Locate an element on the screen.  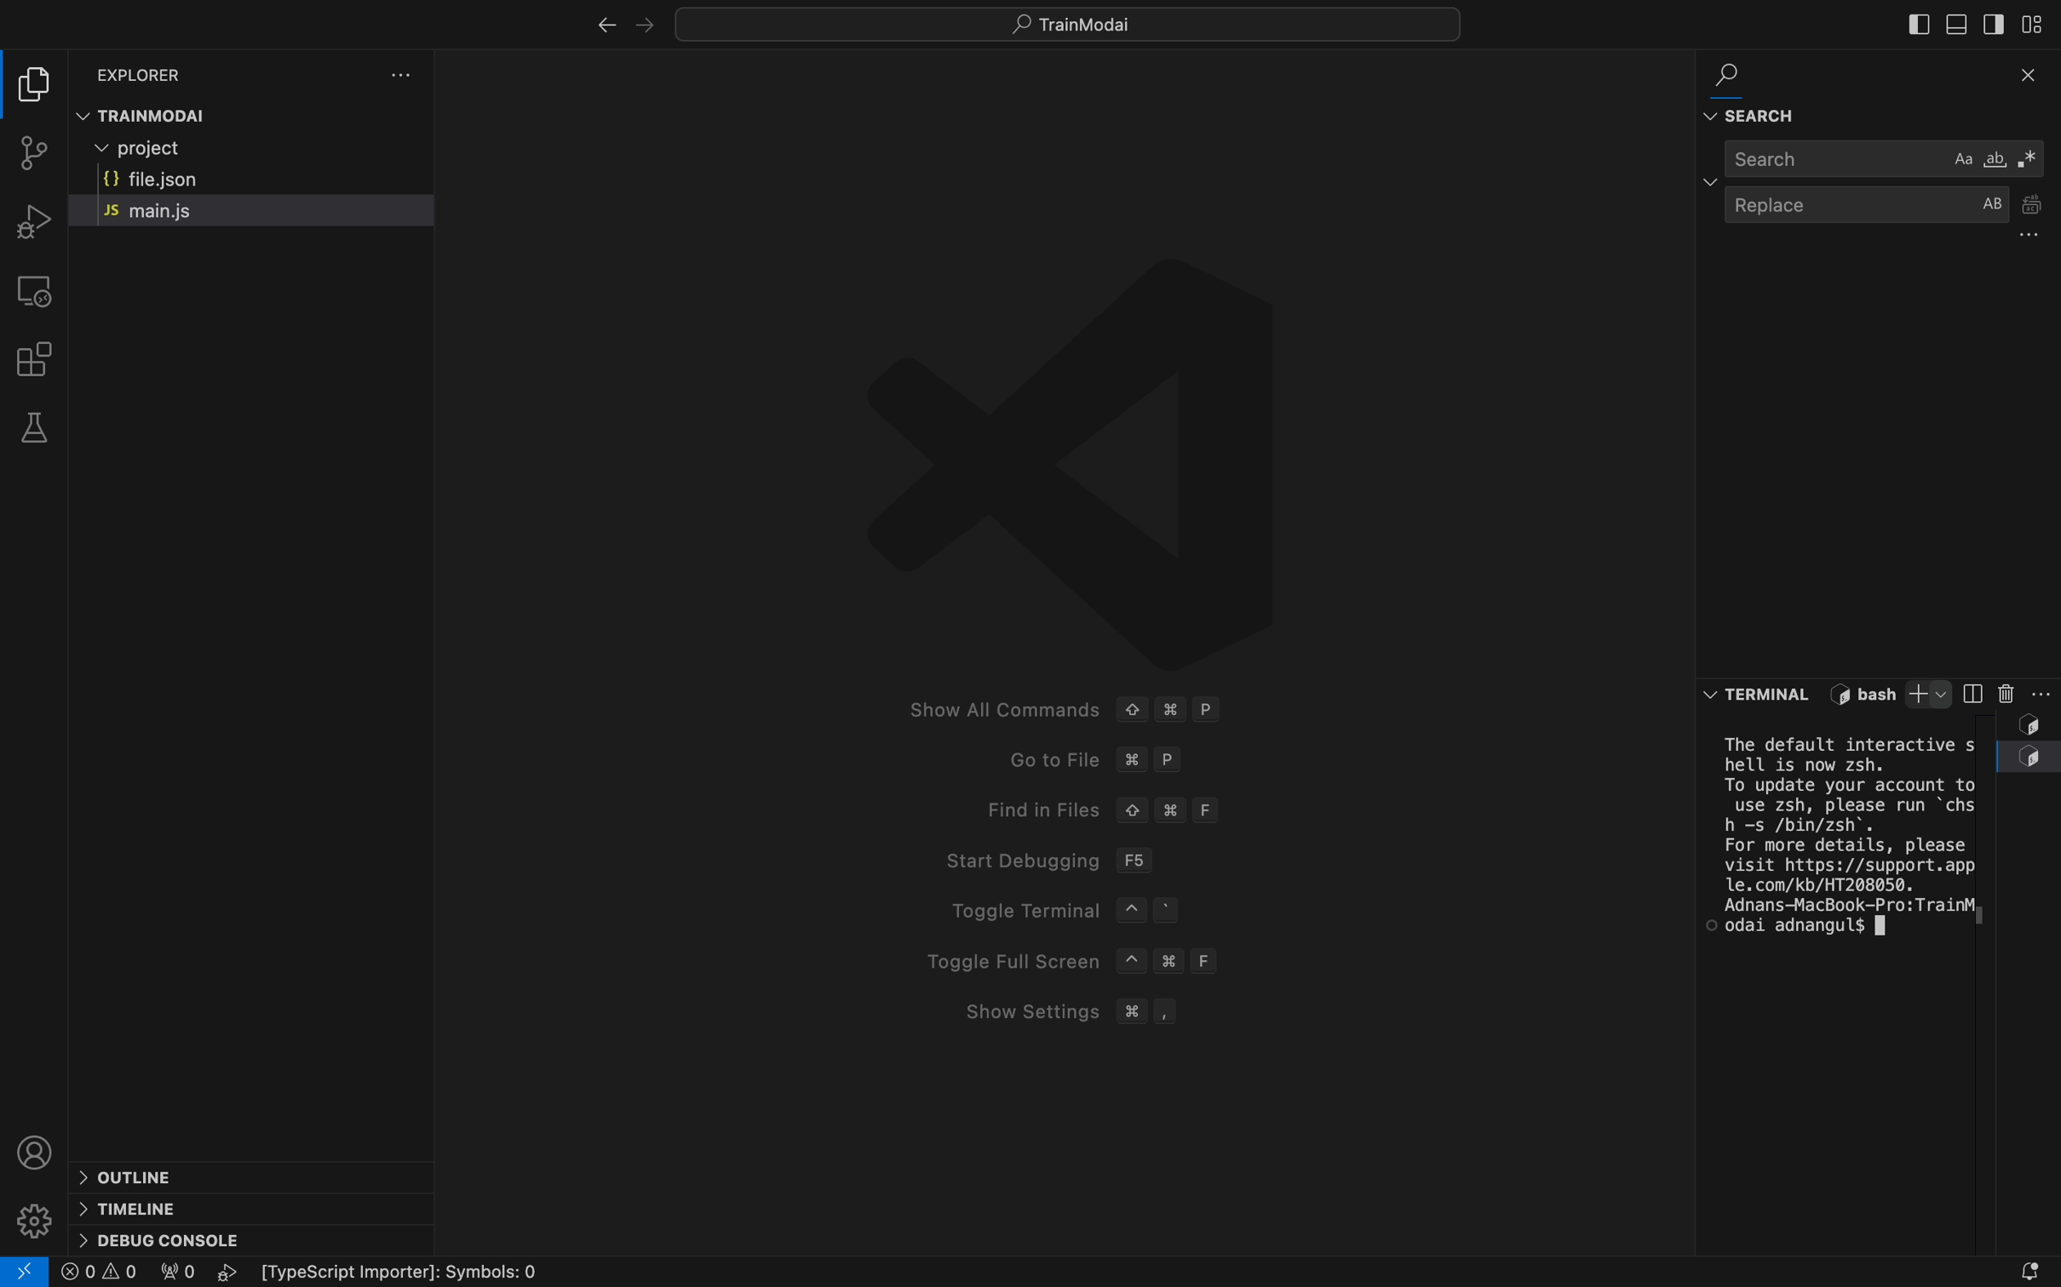
sidebar on right is located at coordinates (1993, 25).